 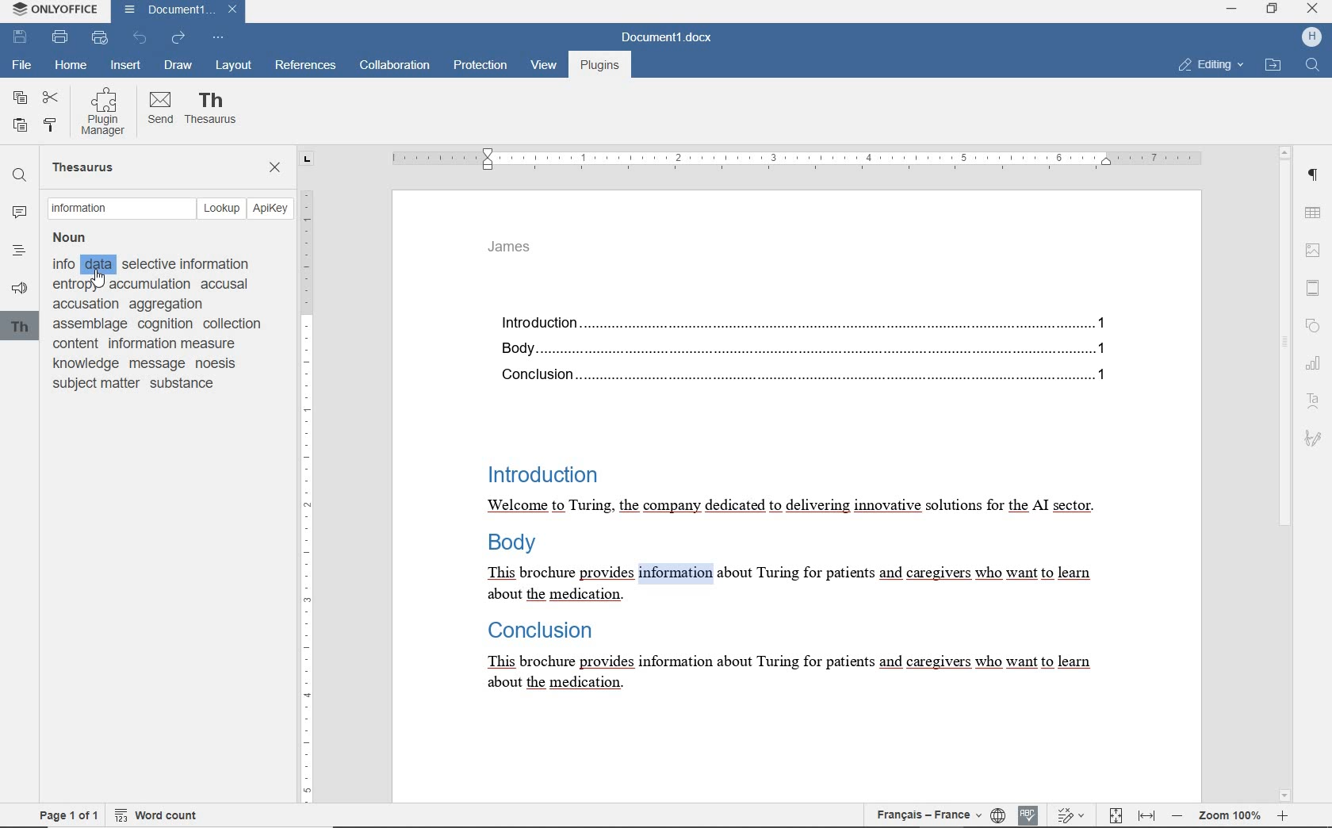 What do you see at coordinates (178, 65) in the screenshot?
I see `DRAW` at bounding box center [178, 65].